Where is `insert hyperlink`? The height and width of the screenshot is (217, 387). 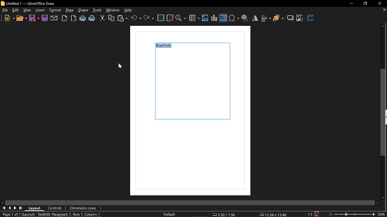
insert hyperlink is located at coordinates (245, 19).